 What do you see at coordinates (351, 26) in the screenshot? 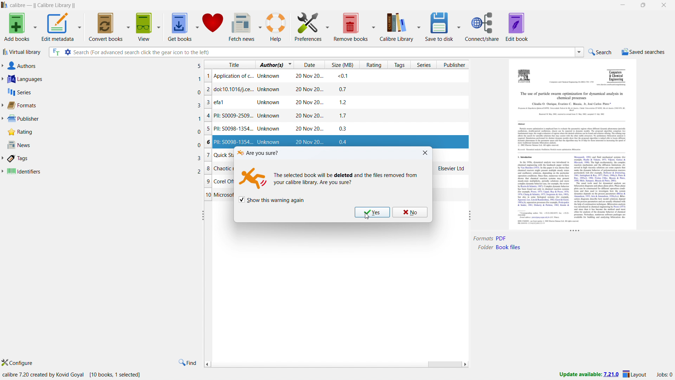
I see `remove books` at bounding box center [351, 26].